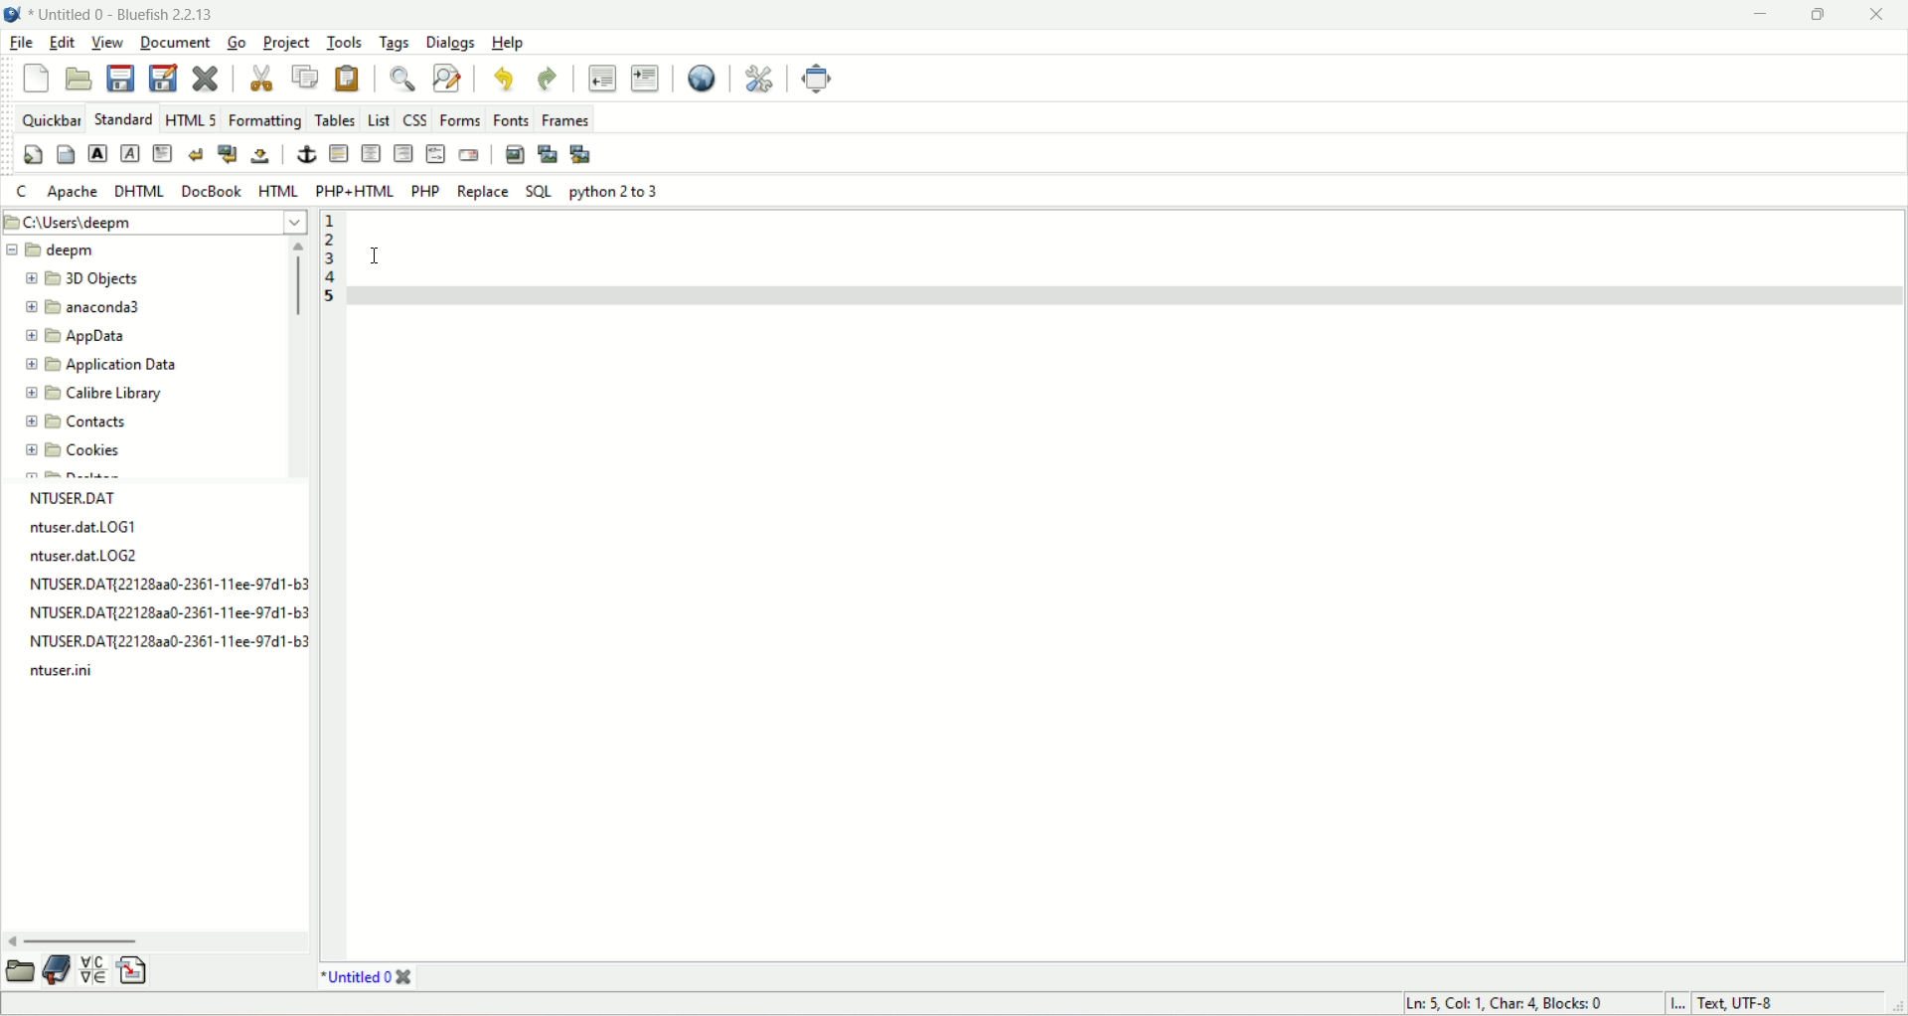 Image resolution: width=1908 pixels, height=1016 pixels. Describe the element at coordinates (20, 973) in the screenshot. I see `open` at that location.